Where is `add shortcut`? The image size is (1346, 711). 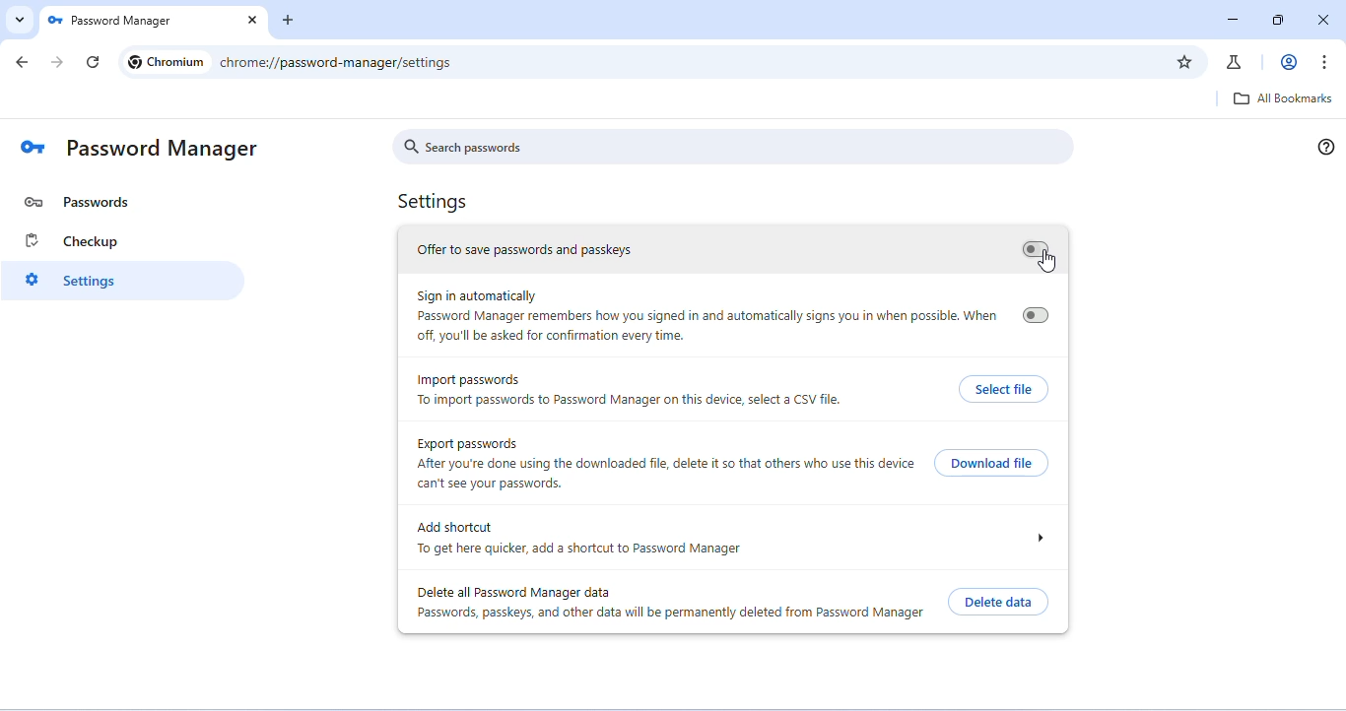 add shortcut is located at coordinates (457, 526).